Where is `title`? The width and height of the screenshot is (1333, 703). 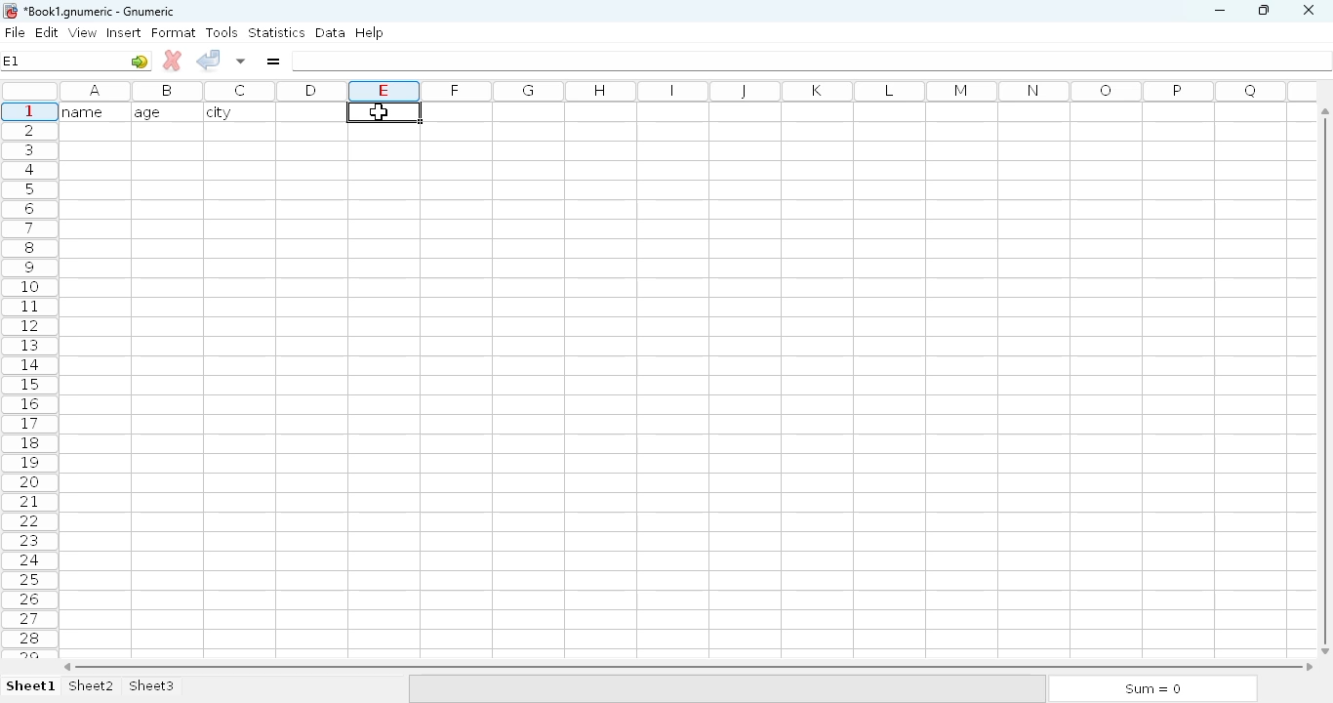
title is located at coordinates (101, 12).